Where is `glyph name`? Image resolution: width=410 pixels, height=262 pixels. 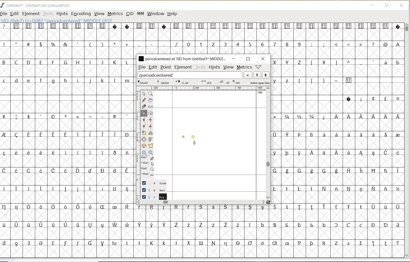
glyph name is located at coordinates (182, 58).